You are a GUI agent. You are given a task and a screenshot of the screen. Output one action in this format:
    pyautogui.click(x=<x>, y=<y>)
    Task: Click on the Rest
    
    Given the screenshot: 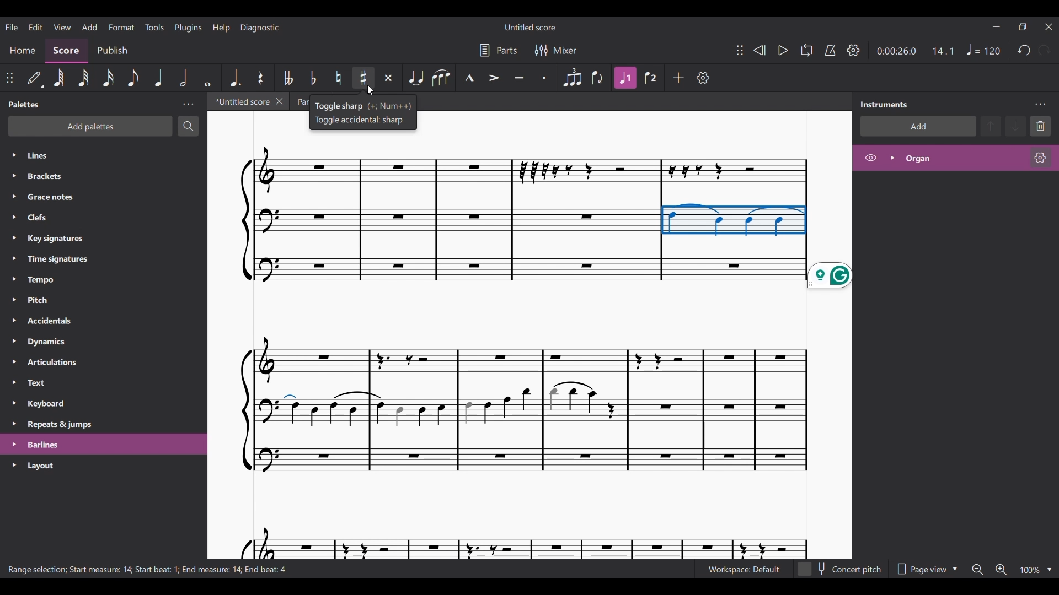 What is the action you would take?
    pyautogui.click(x=260, y=77)
    